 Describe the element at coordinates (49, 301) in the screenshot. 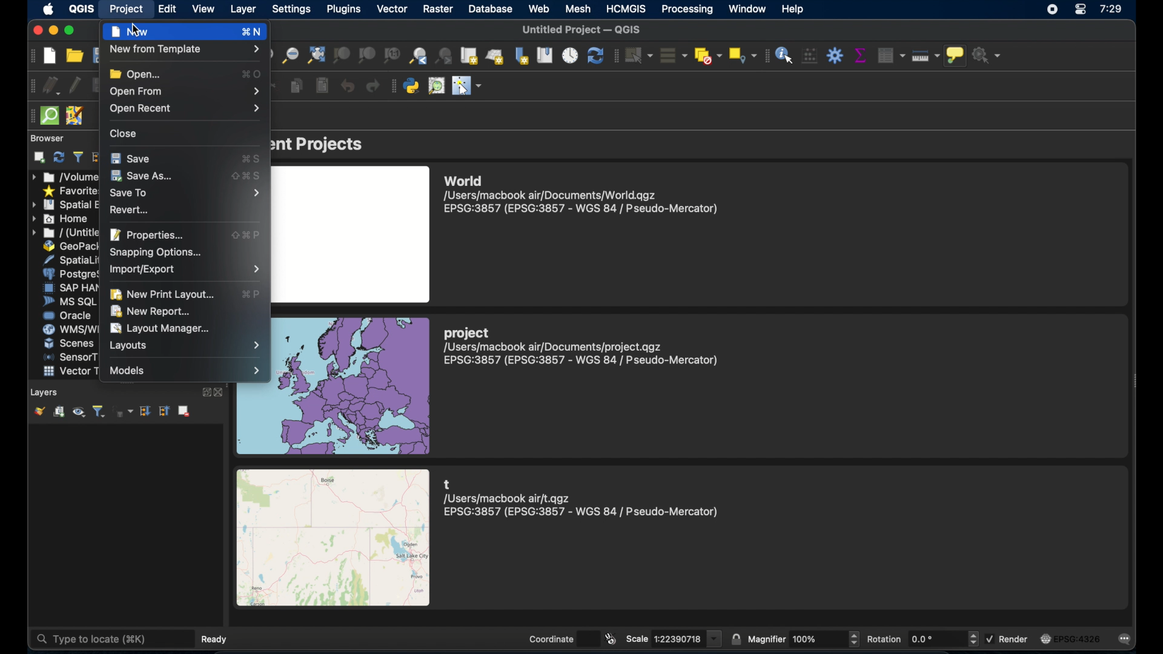

I see `icon` at that location.